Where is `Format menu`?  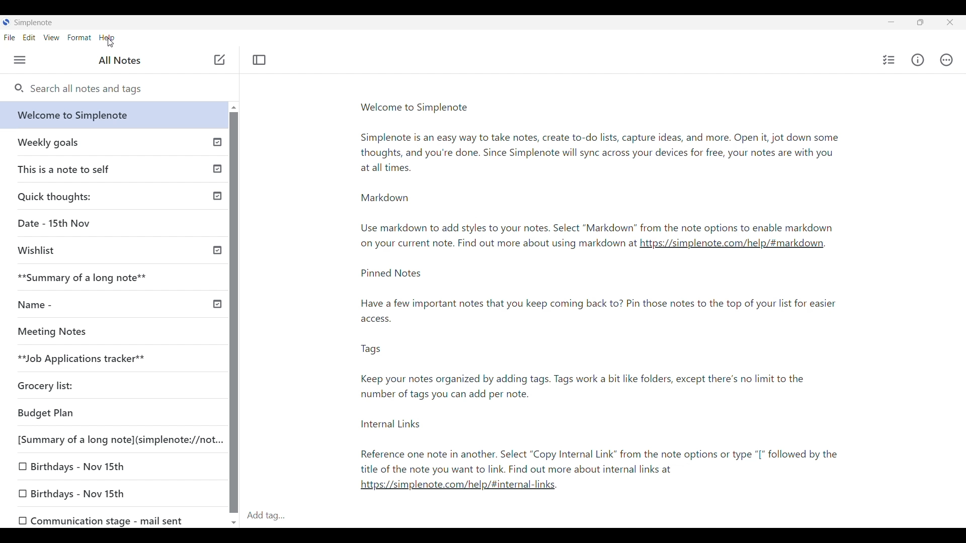 Format menu is located at coordinates (79, 38).